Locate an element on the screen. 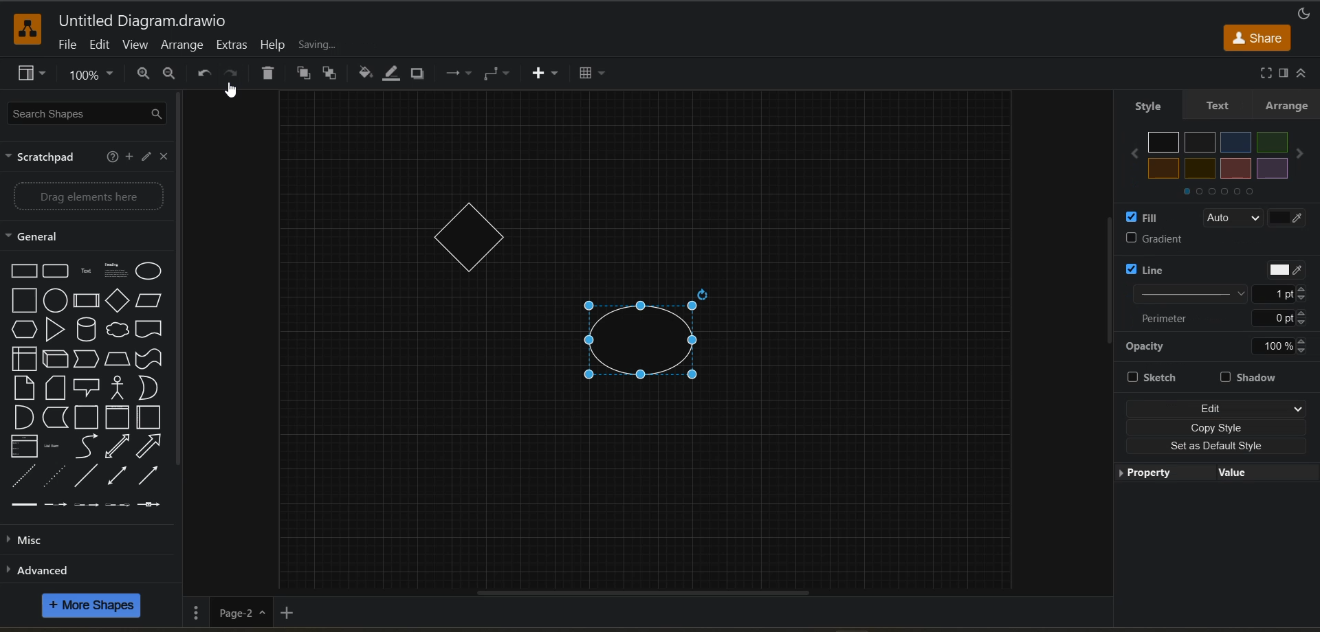 This screenshot has width=1320, height=632. view is located at coordinates (35, 75).